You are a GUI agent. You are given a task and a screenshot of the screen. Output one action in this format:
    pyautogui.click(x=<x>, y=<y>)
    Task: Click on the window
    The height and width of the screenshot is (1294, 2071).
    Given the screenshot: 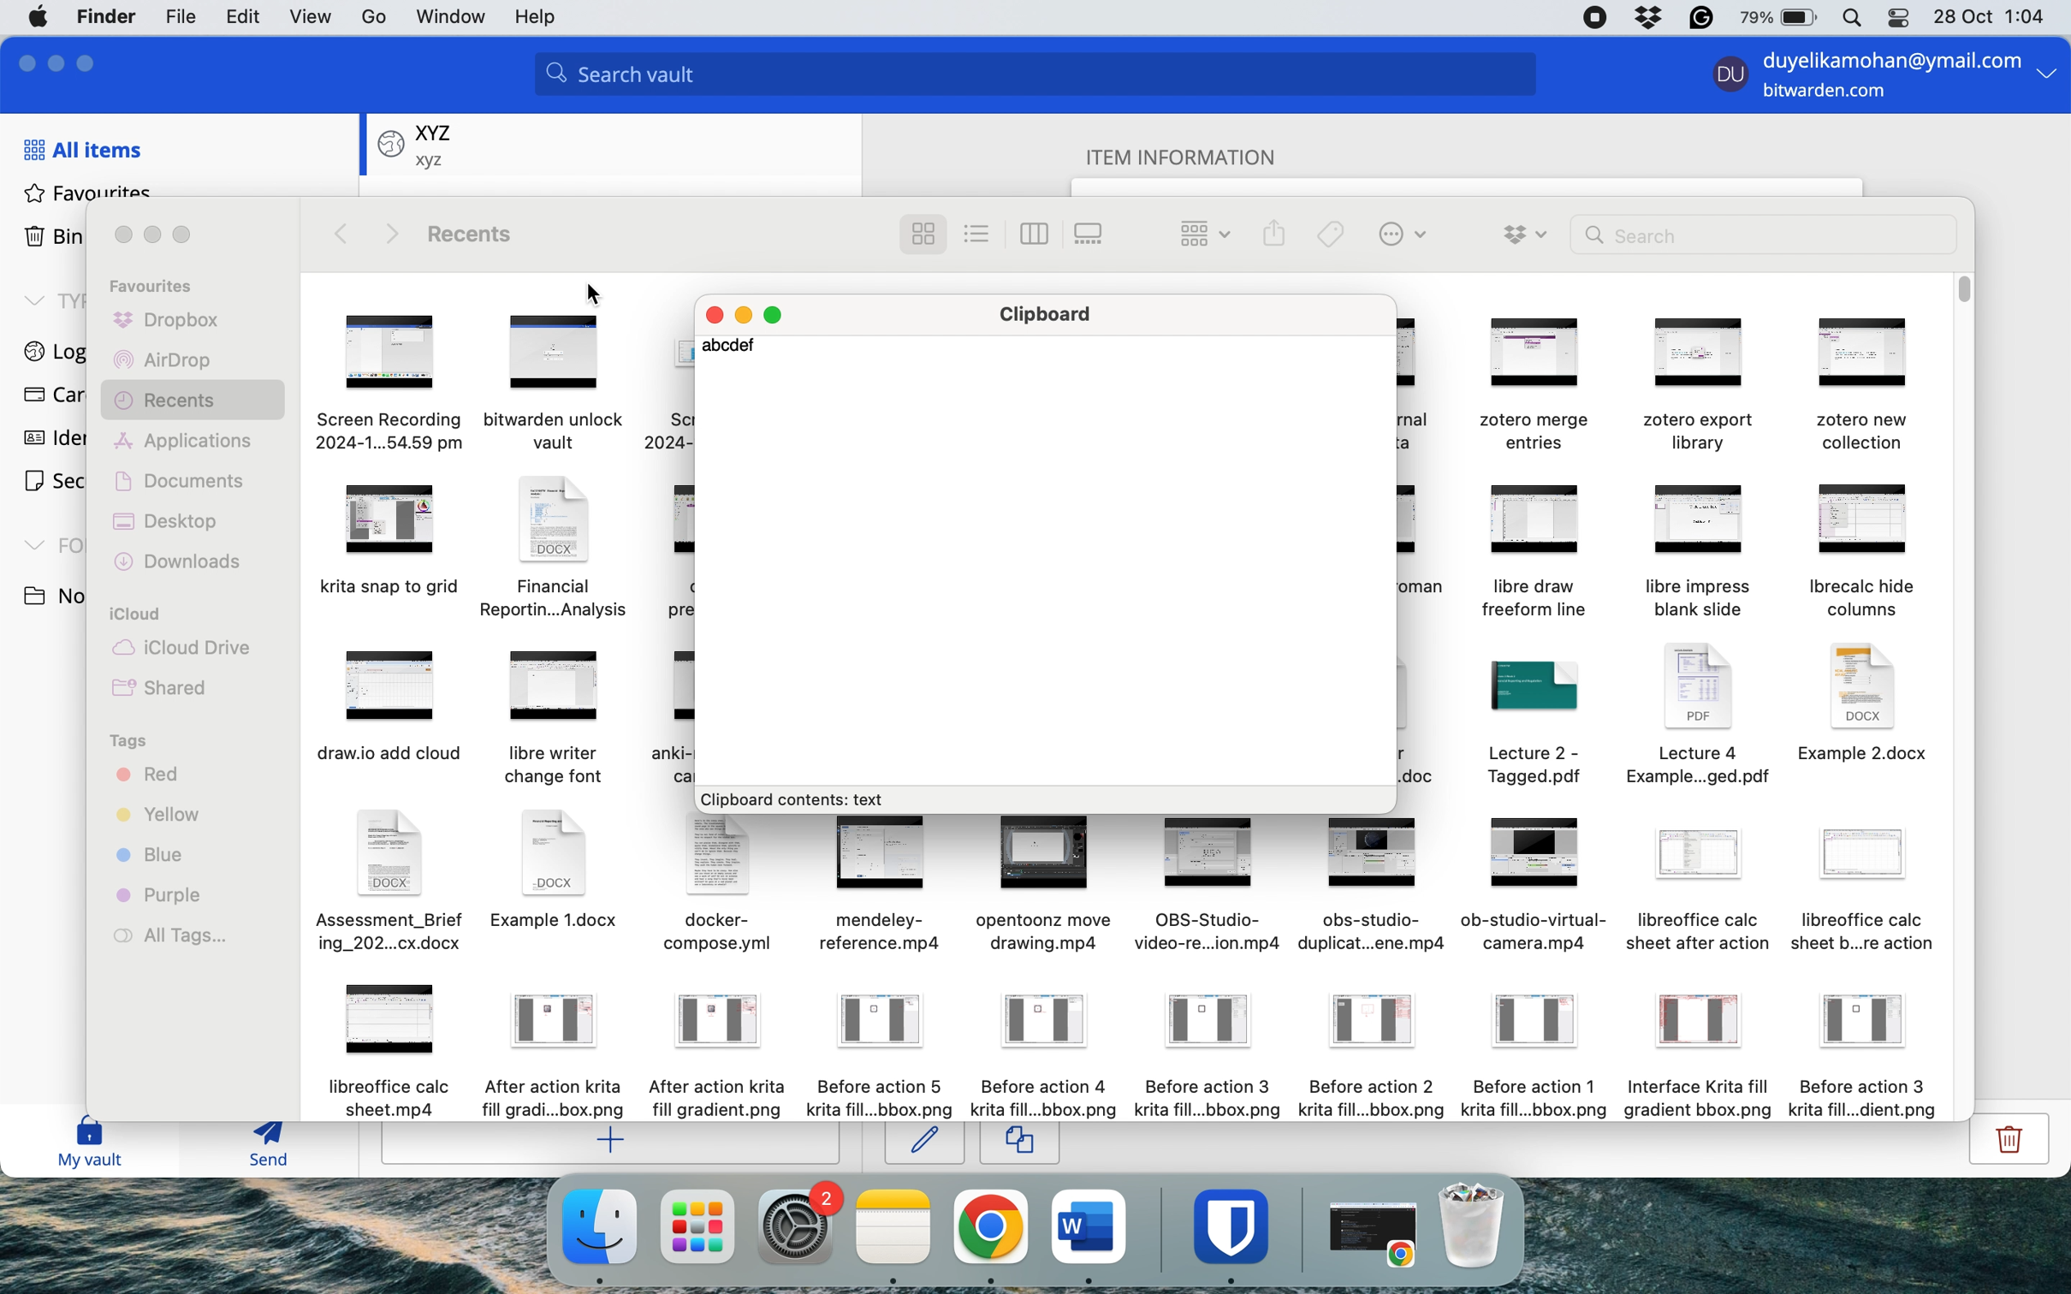 What is the action you would take?
    pyautogui.click(x=450, y=18)
    